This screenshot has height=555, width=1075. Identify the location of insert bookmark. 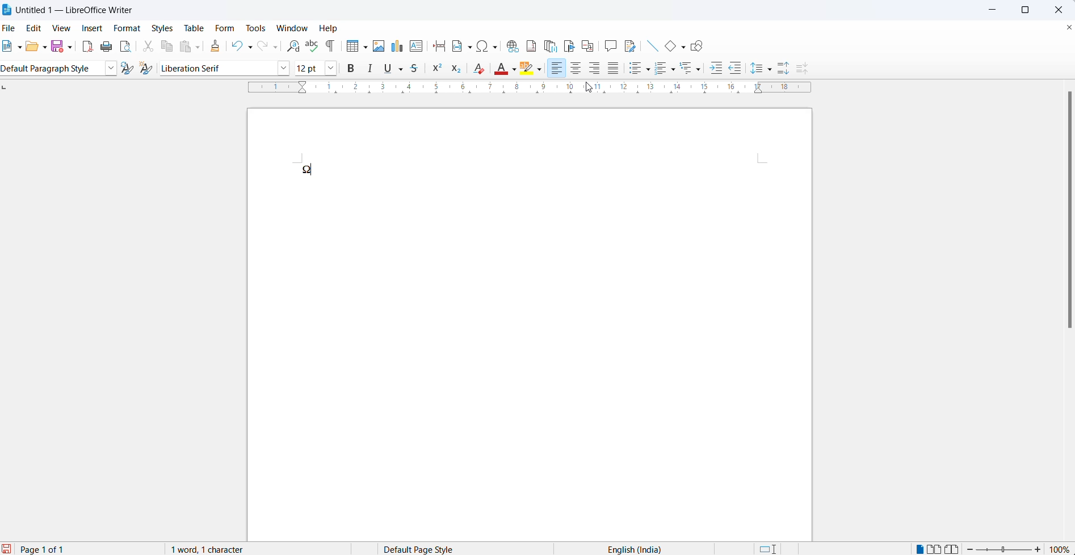
(569, 40).